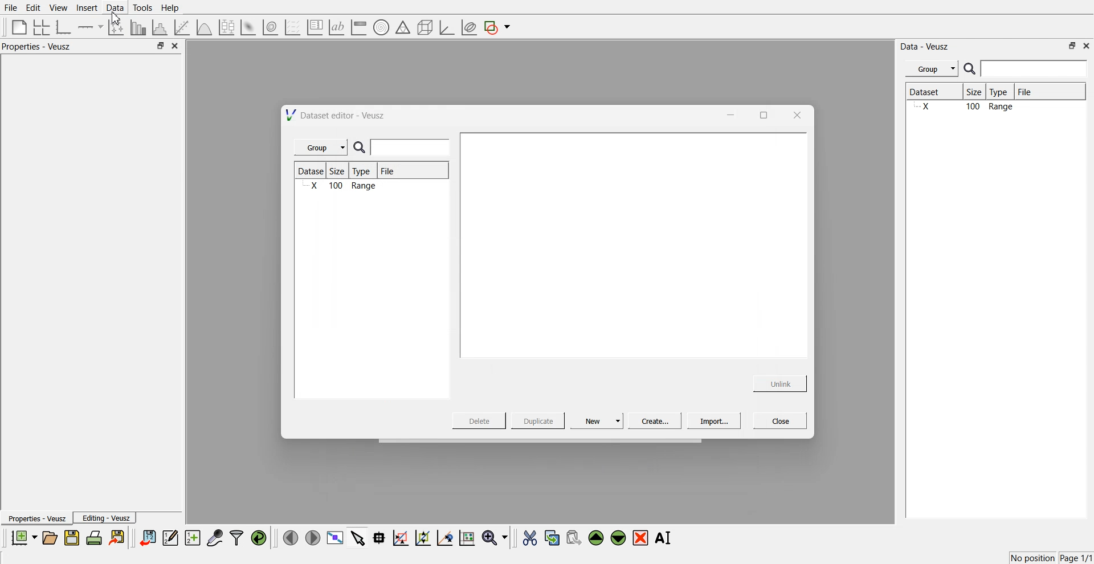 The width and height of the screenshot is (1094, 564). Describe the element at coordinates (480, 420) in the screenshot. I see `Delete` at that location.